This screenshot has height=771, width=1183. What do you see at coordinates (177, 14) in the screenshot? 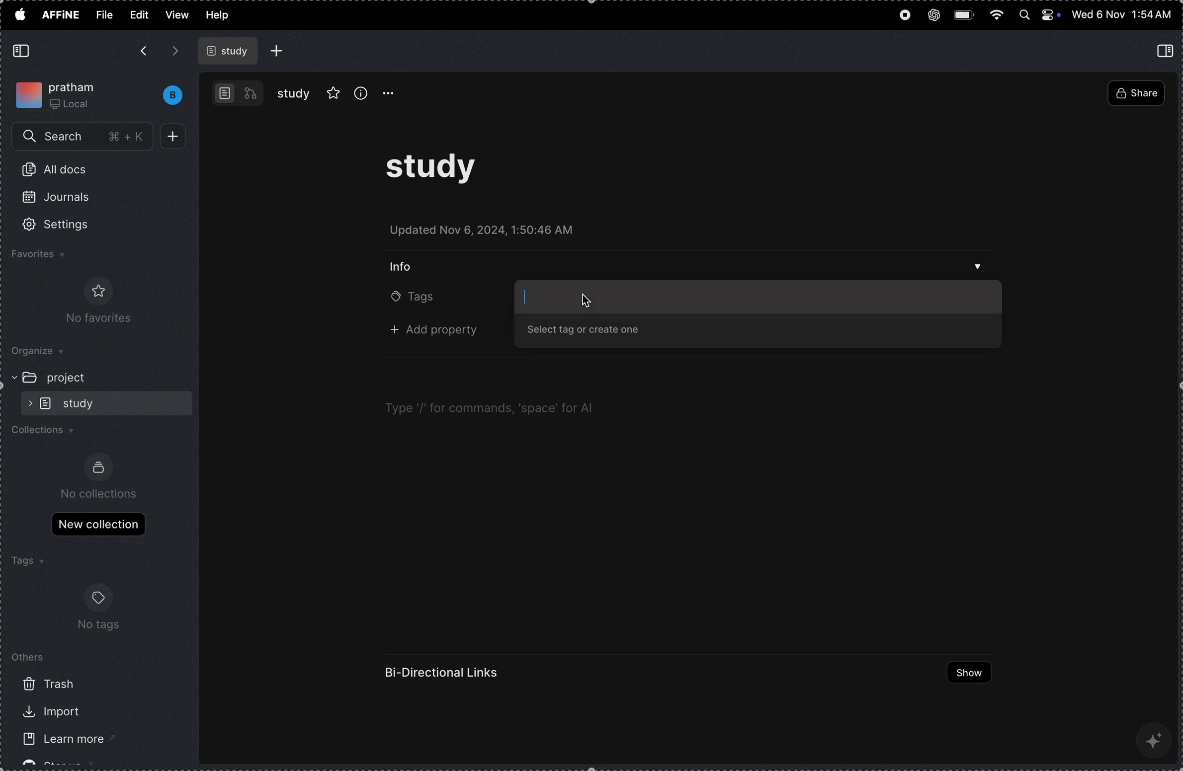
I see `view` at bounding box center [177, 14].